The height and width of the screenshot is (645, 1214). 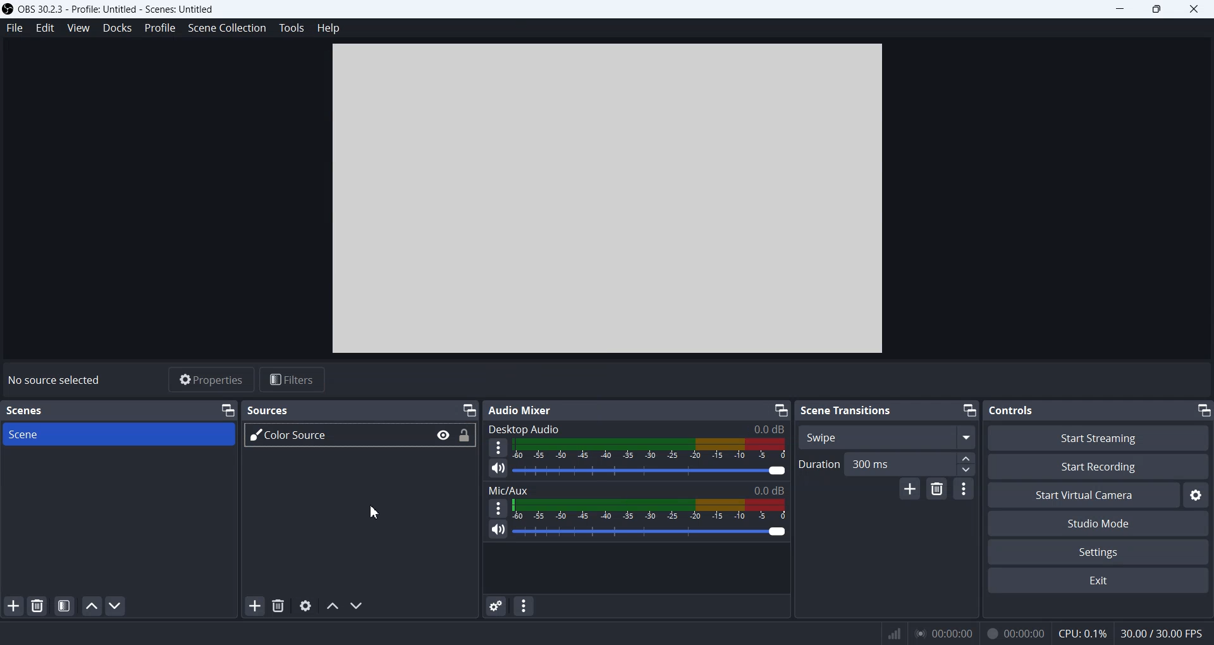 What do you see at coordinates (211, 380) in the screenshot?
I see `Properties` at bounding box center [211, 380].